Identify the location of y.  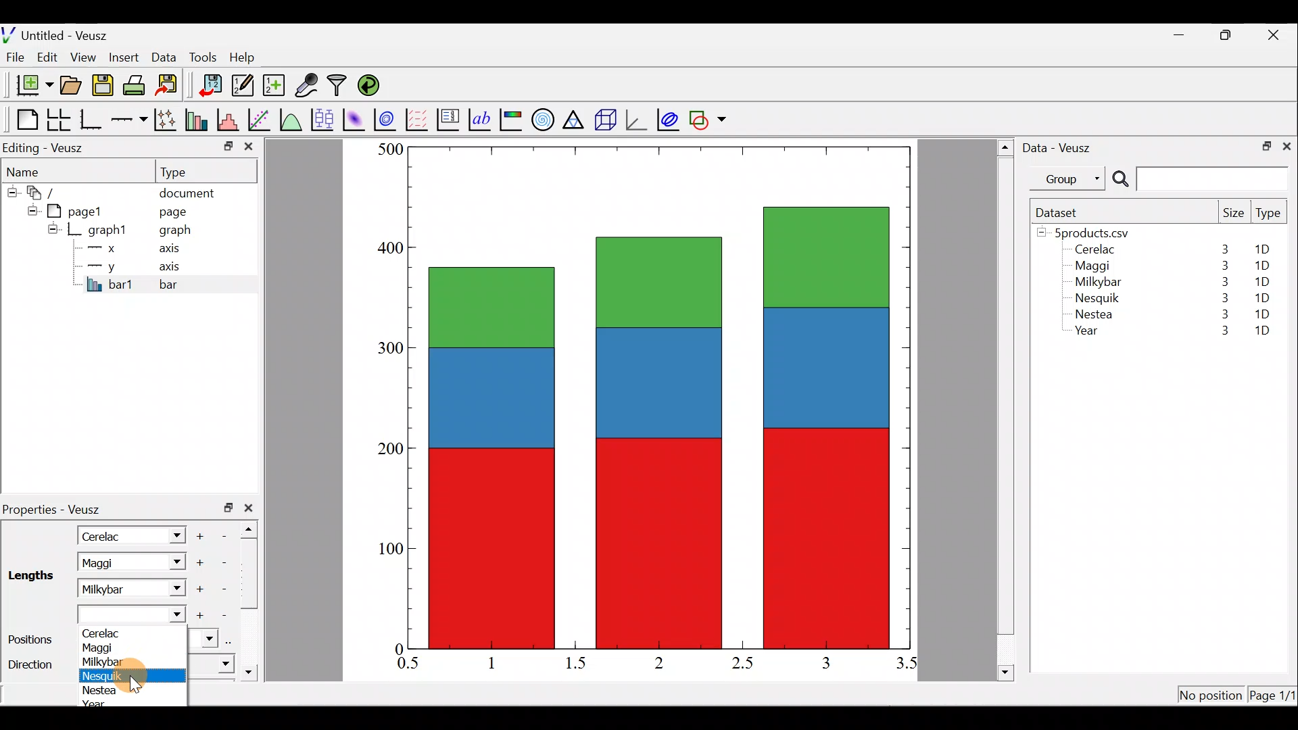
(101, 265).